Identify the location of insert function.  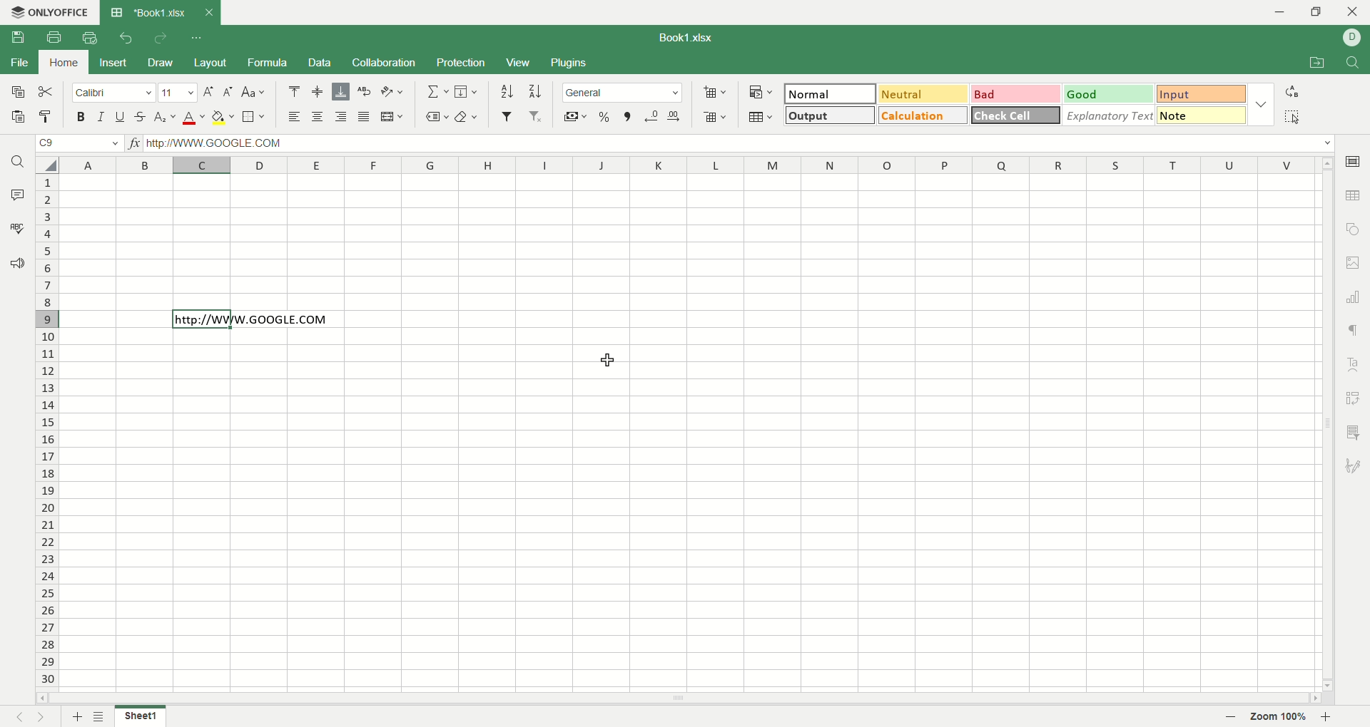
(135, 144).